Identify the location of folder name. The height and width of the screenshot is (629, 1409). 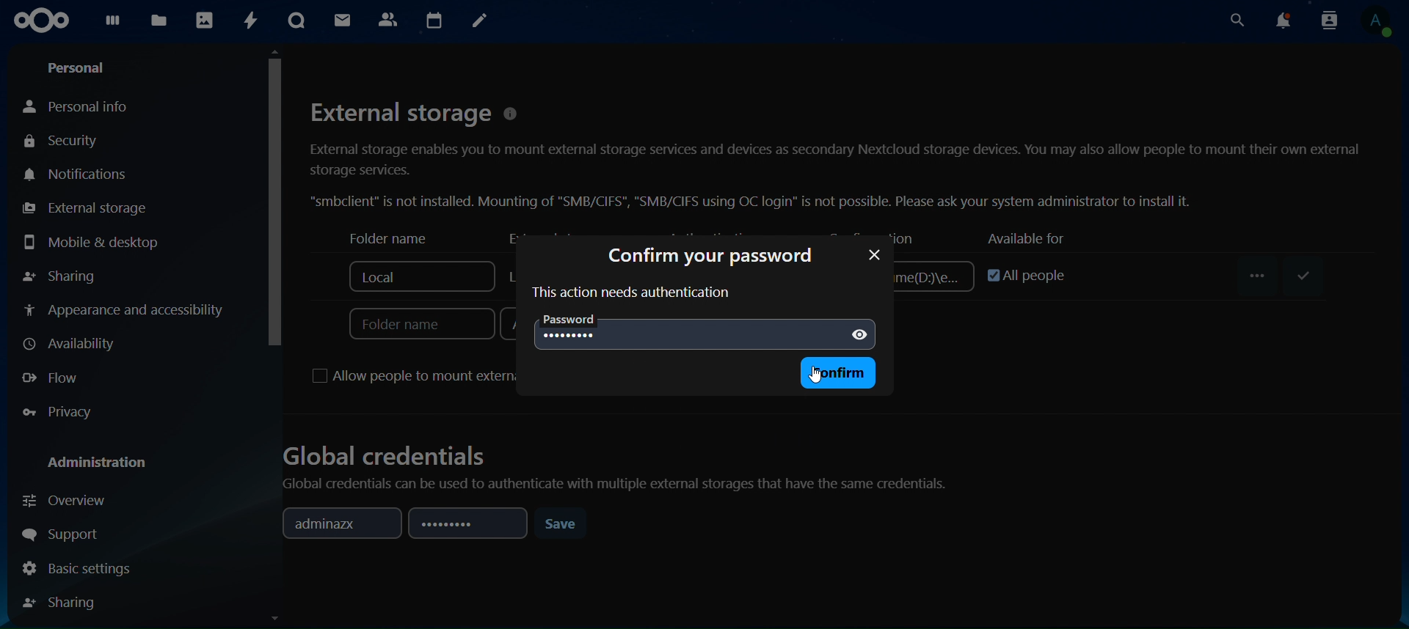
(380, 238).